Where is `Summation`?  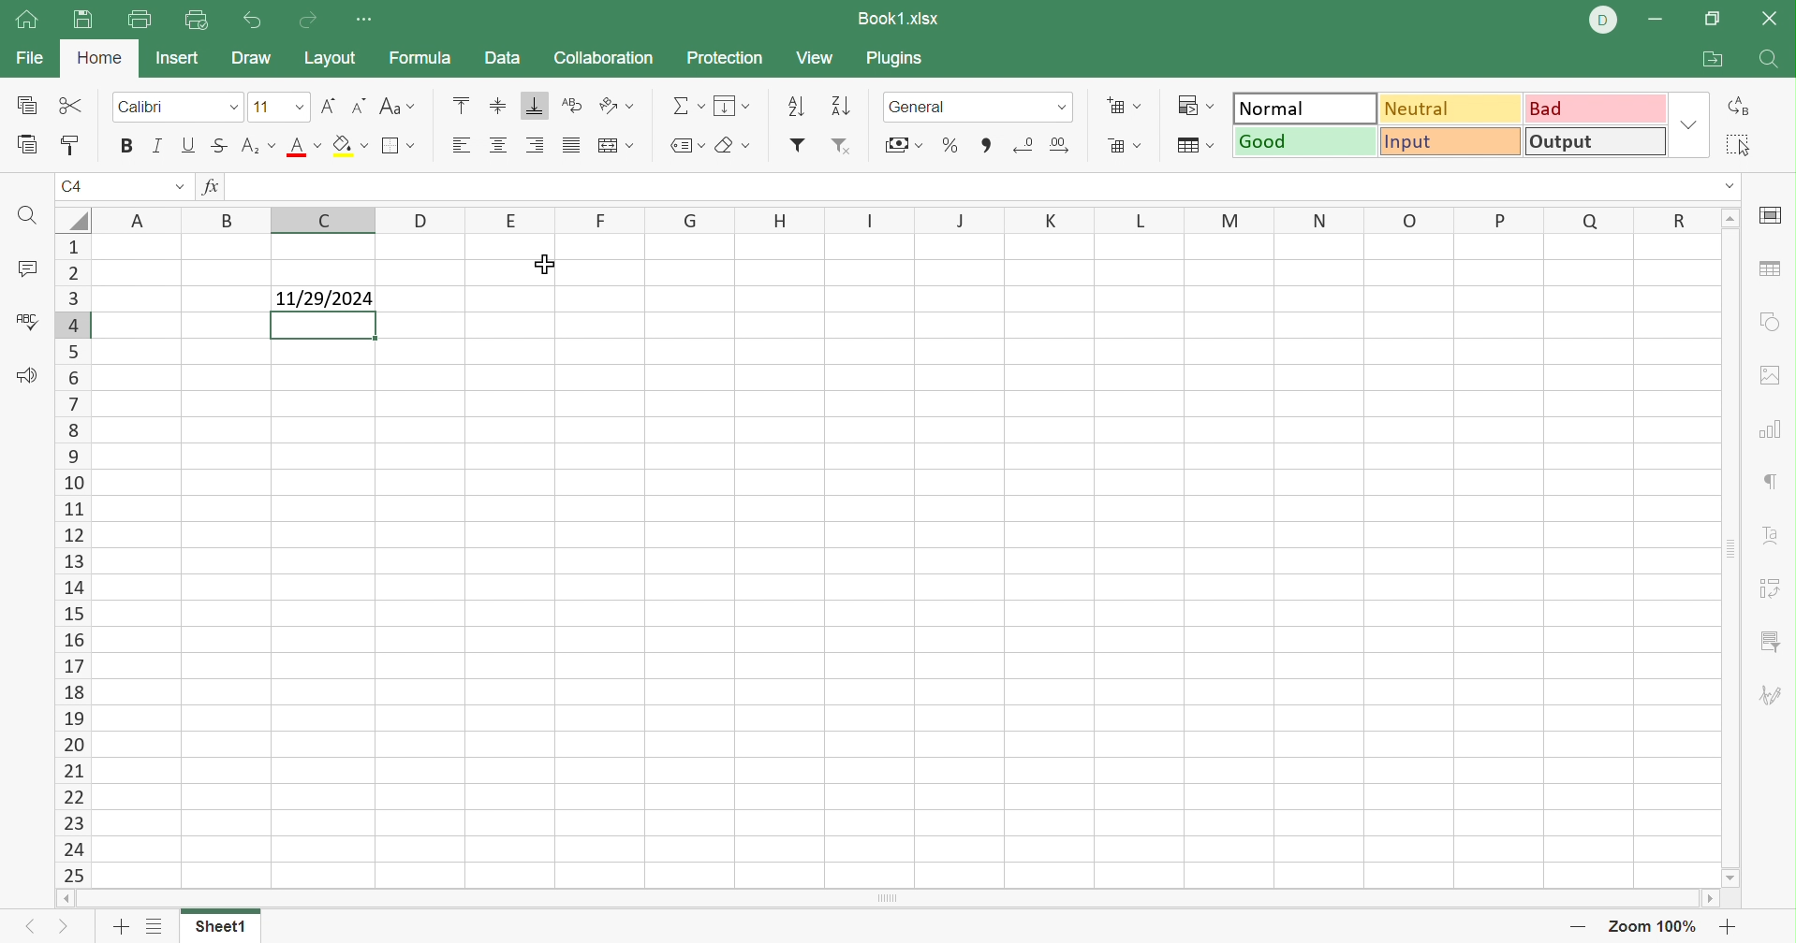
Summation is located at coordinates (691, 105).